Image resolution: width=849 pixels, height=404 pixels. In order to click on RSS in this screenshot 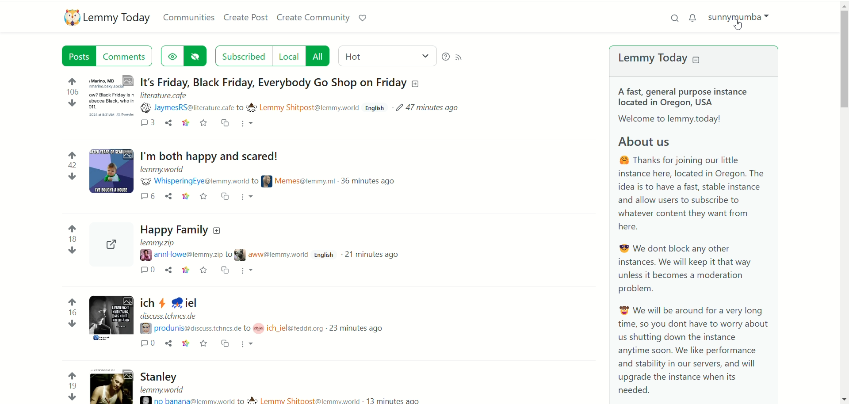, I will do `click(461, 59)`.